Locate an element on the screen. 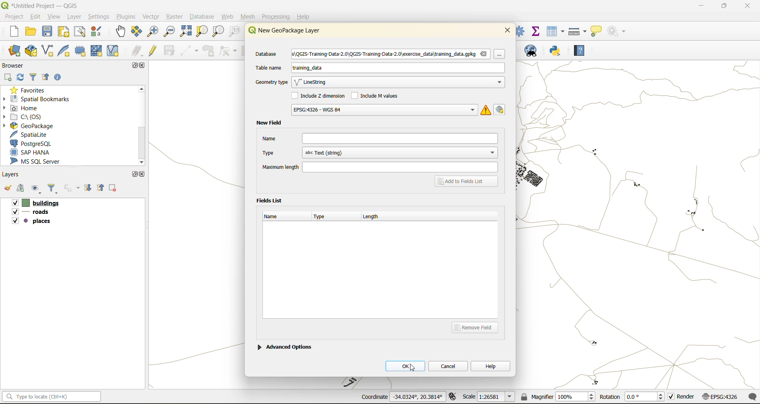  Scroll bar is located at coordinates (141, 125).